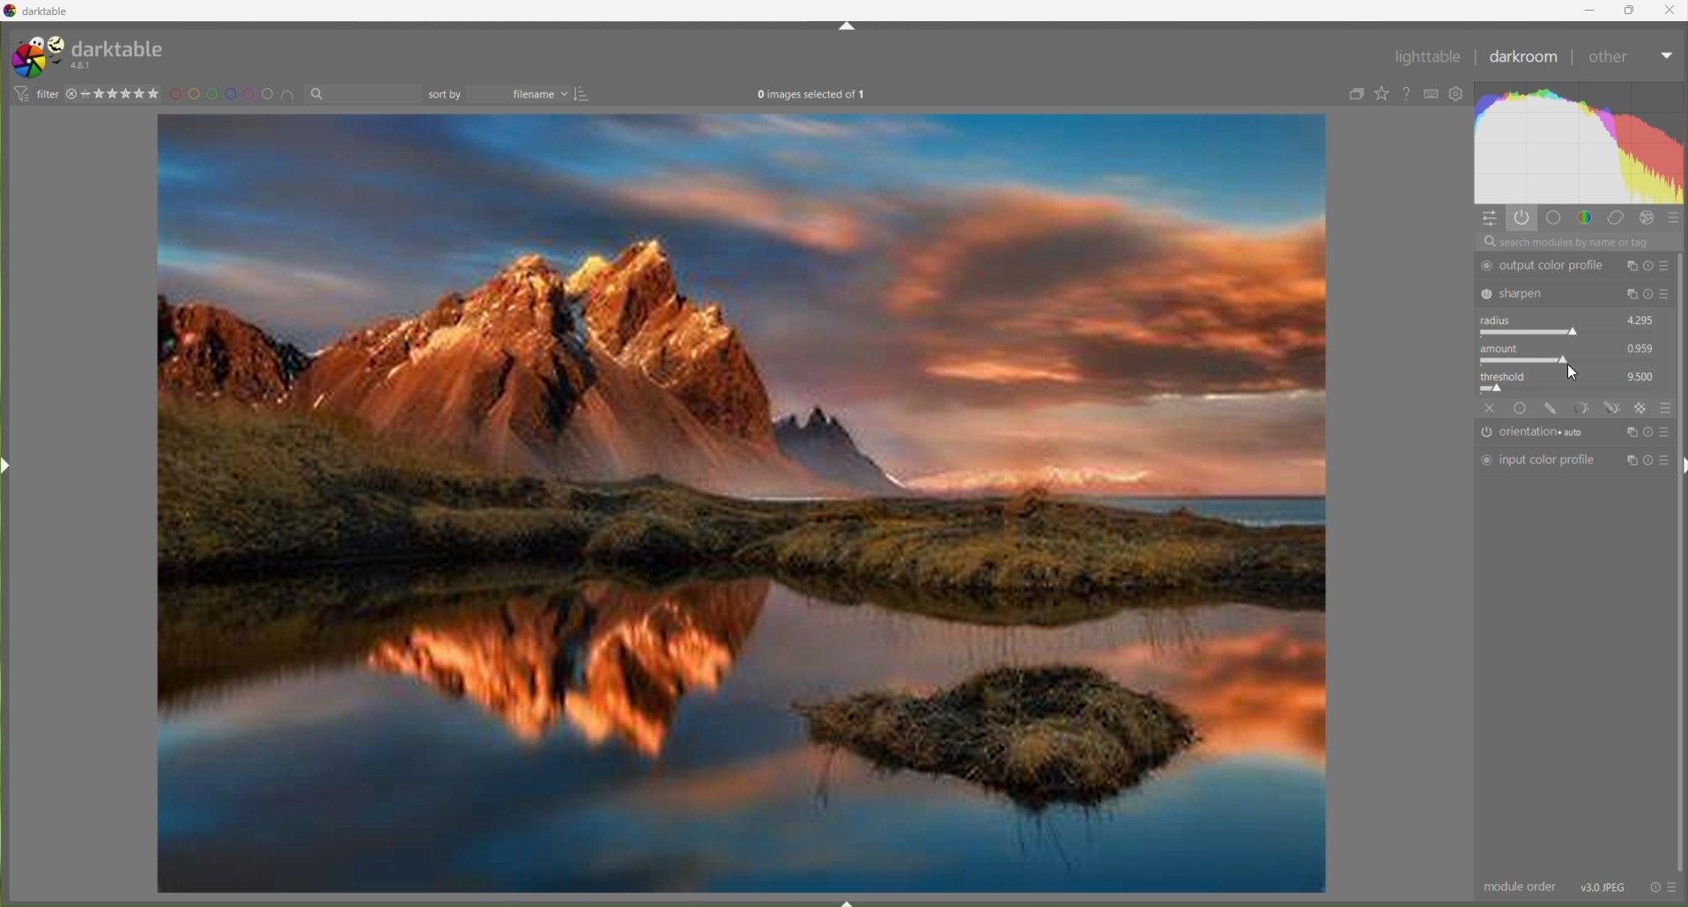 Image resolution: width=1688 pixels, height=907 pixels. Describe the element at coordinates (742, 505) in the screenshot. I see `image` at that location.